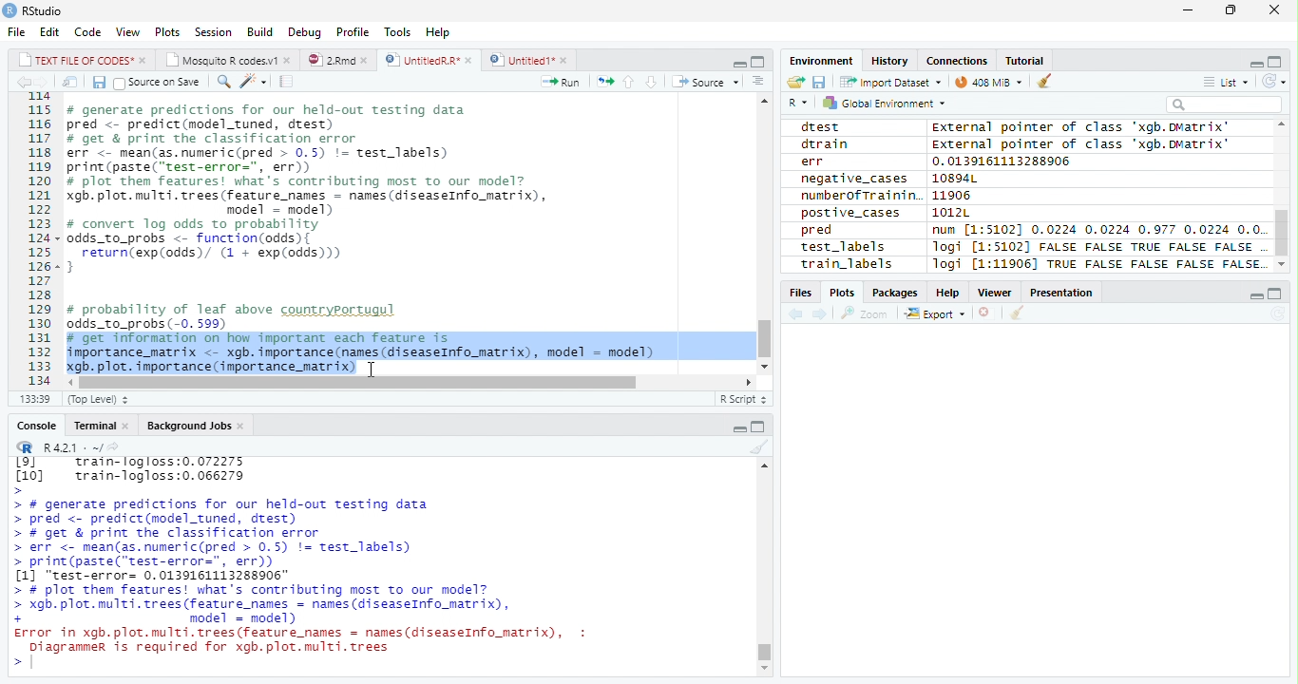 Image resolution: width=1298 pixels, height=684 pixels. What do you see at coordinates (811, 161) in the screenshot?
I see `err` at bounding box center [811, 161].